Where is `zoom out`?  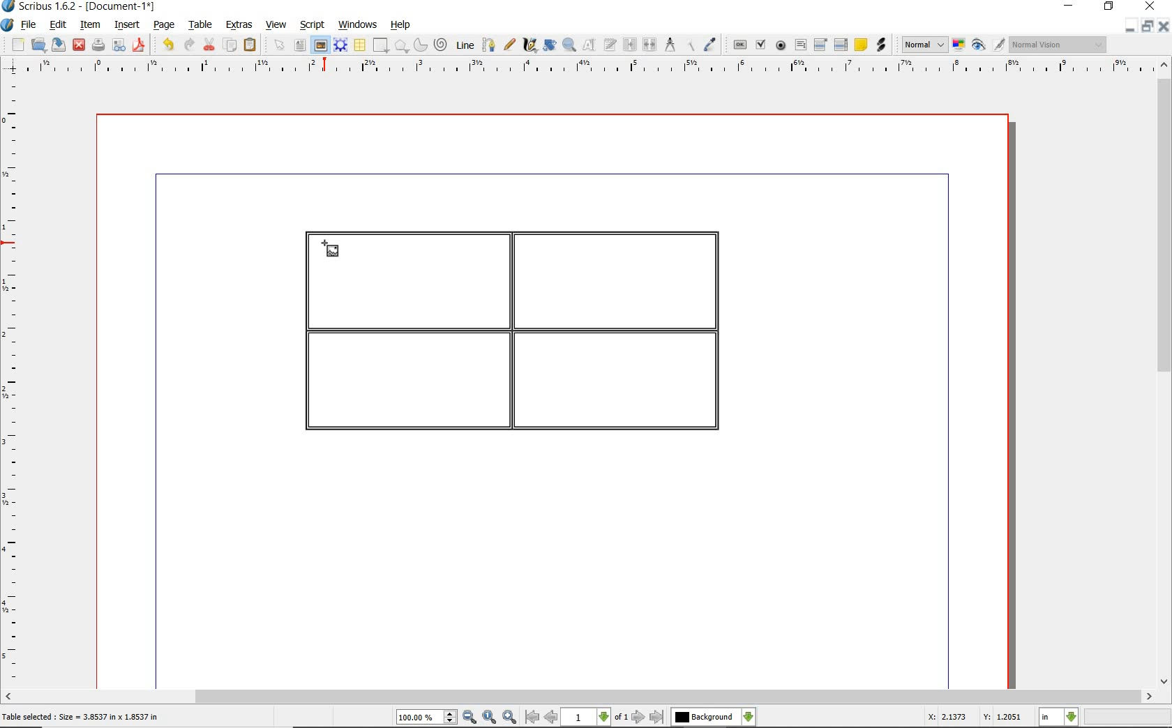
zoom out is located at coordinates (469, 718).